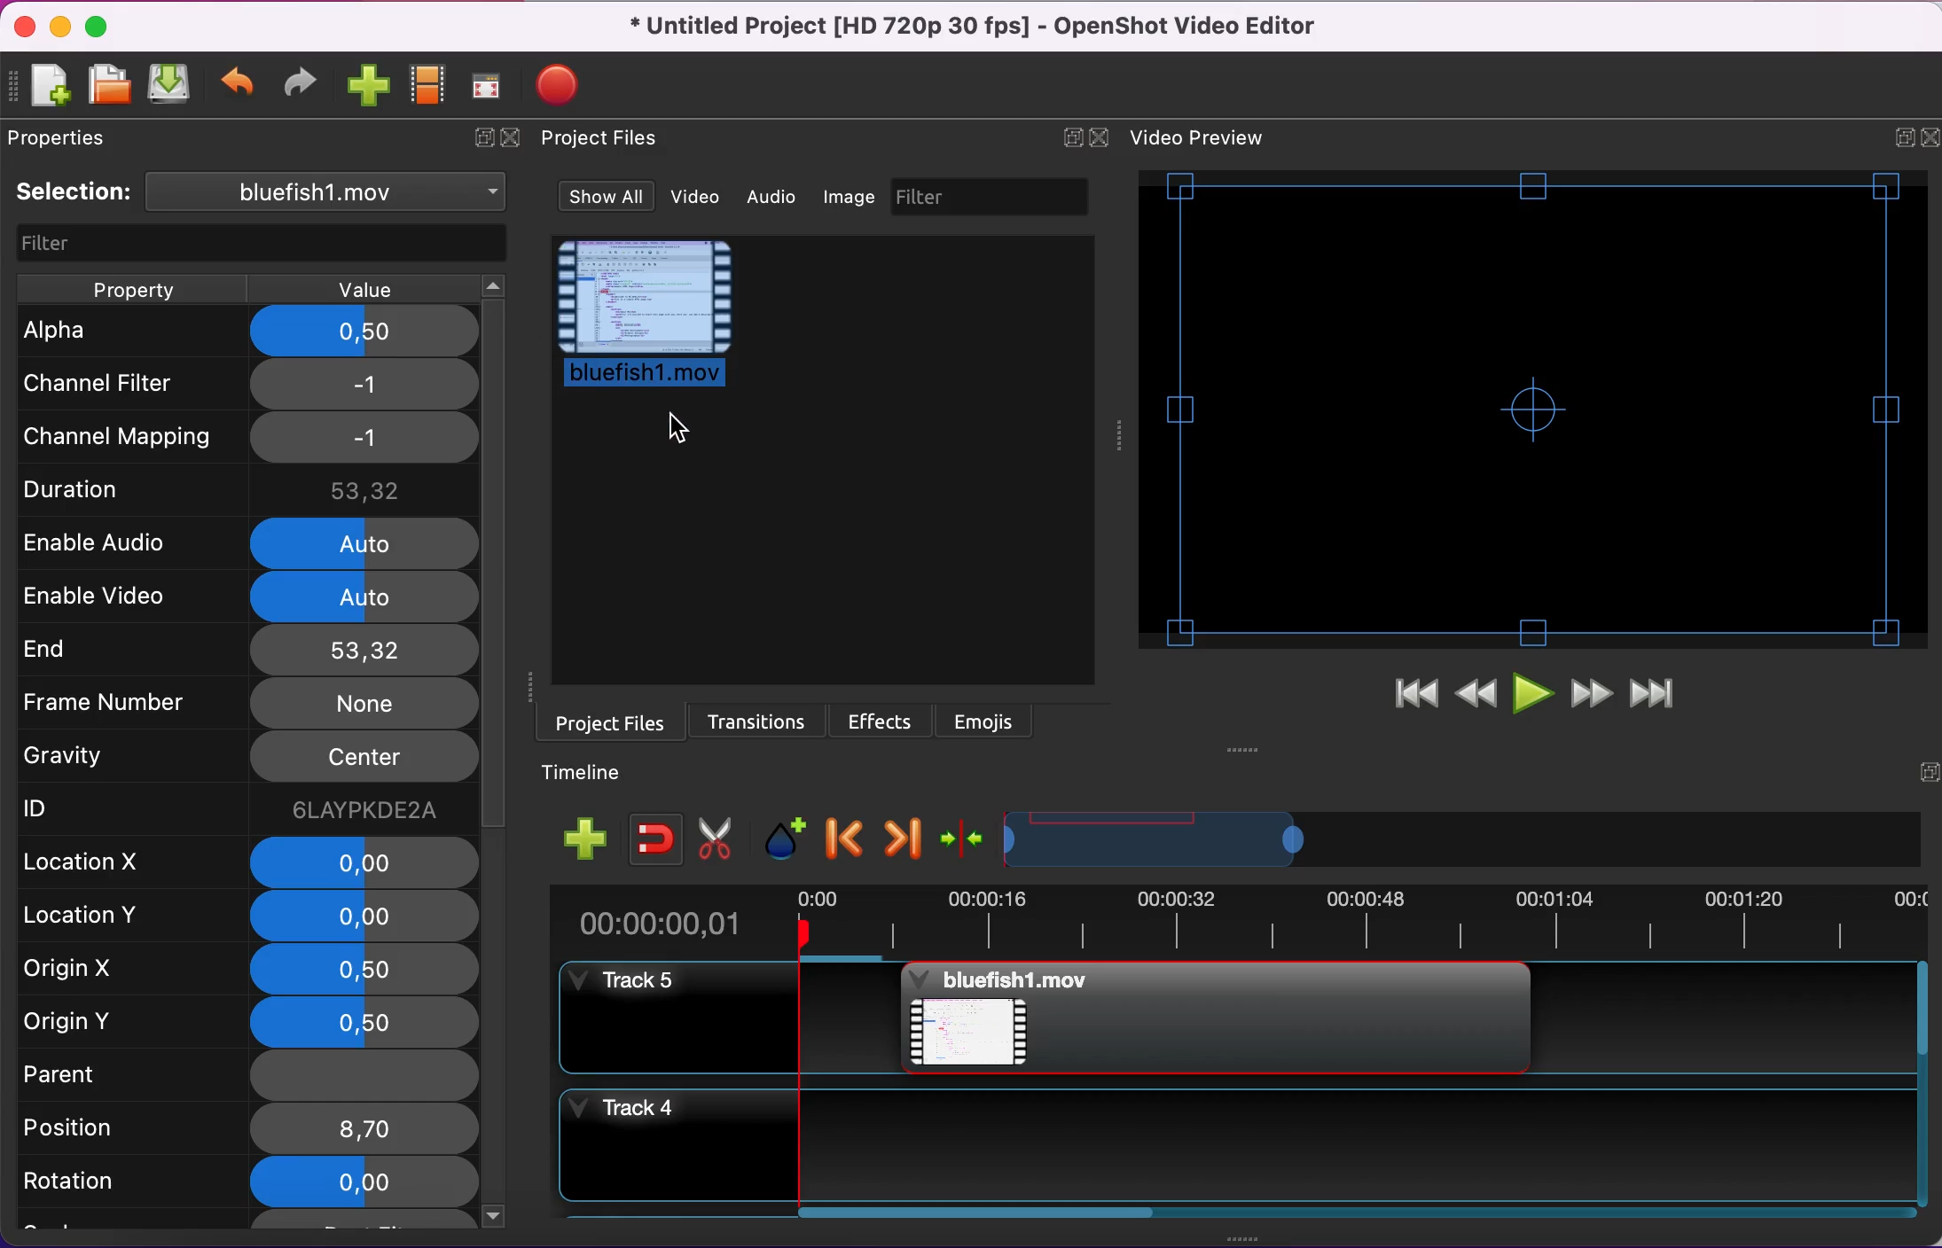 This screenshot has height=1248, width=1942. Describe the element at coordinates (132, 436) in the screenshot. I see `channel mapping` at that location.